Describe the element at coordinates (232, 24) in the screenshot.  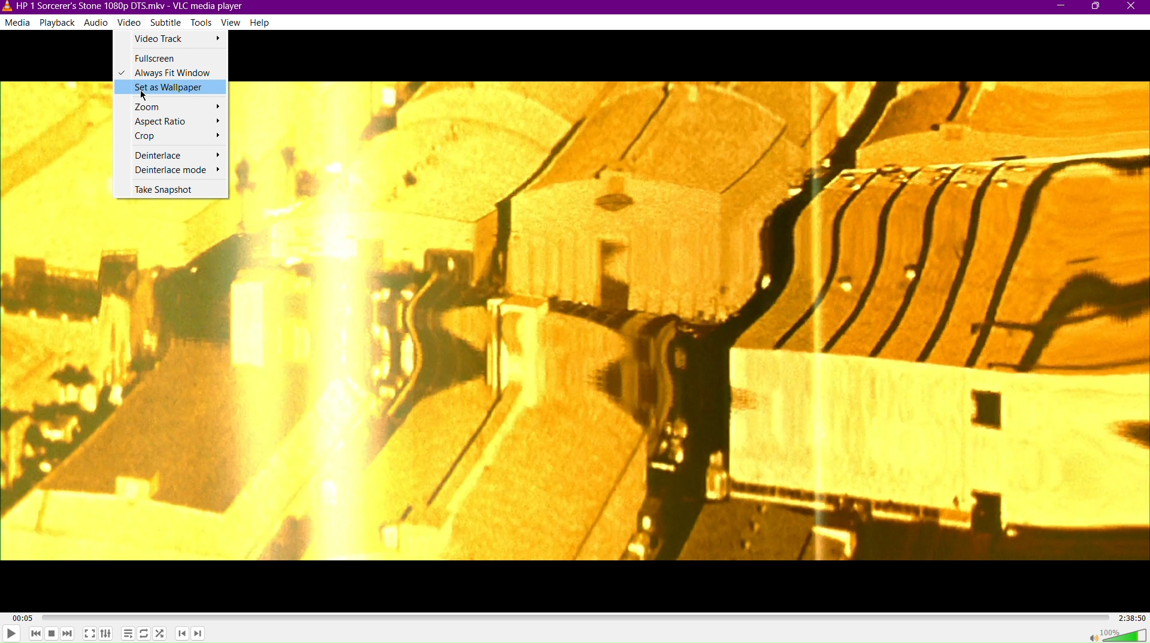
I see `View` at that location.